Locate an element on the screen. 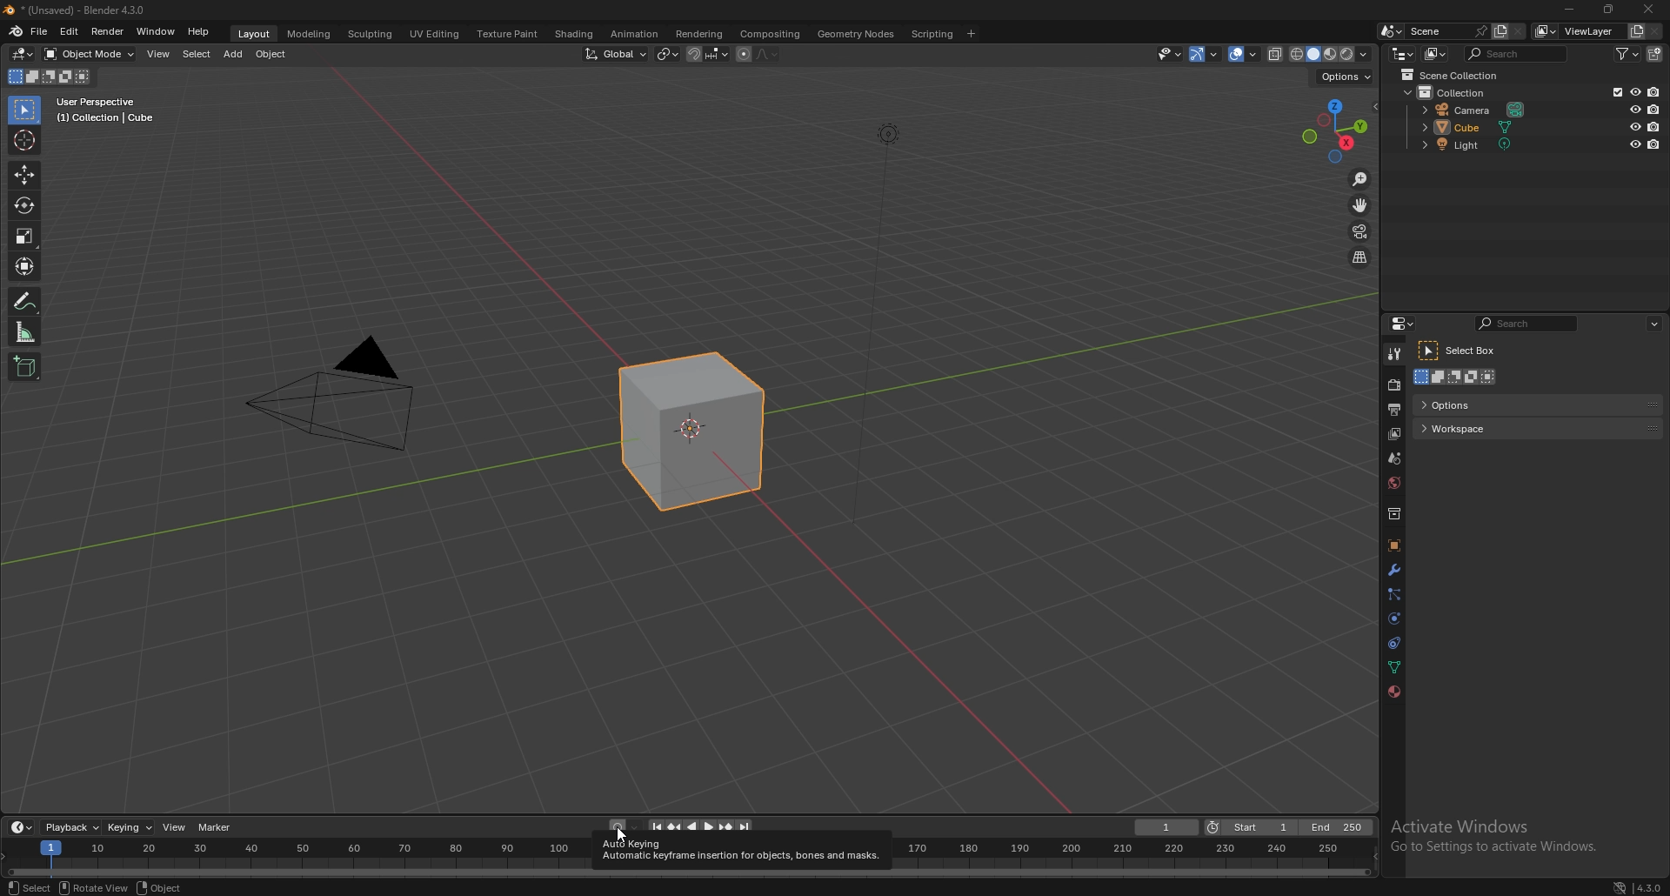  layout is located at coordinates (257, 36).